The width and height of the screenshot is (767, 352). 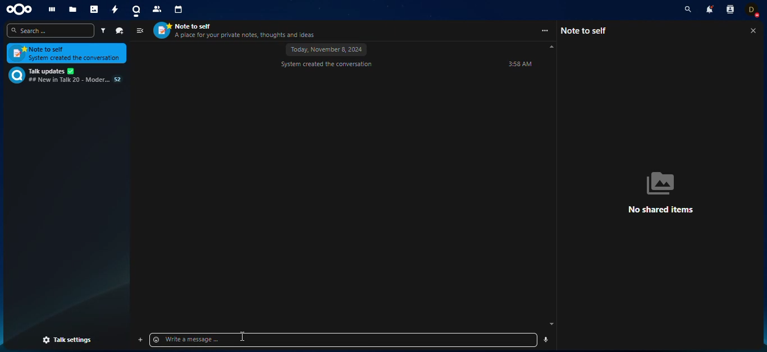 I want to click on search, so click(x=686, y=10).